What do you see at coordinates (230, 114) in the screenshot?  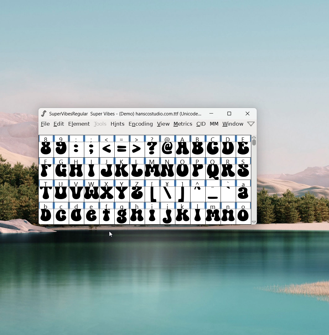 I see `maximize` at bounding box center [230, 114].